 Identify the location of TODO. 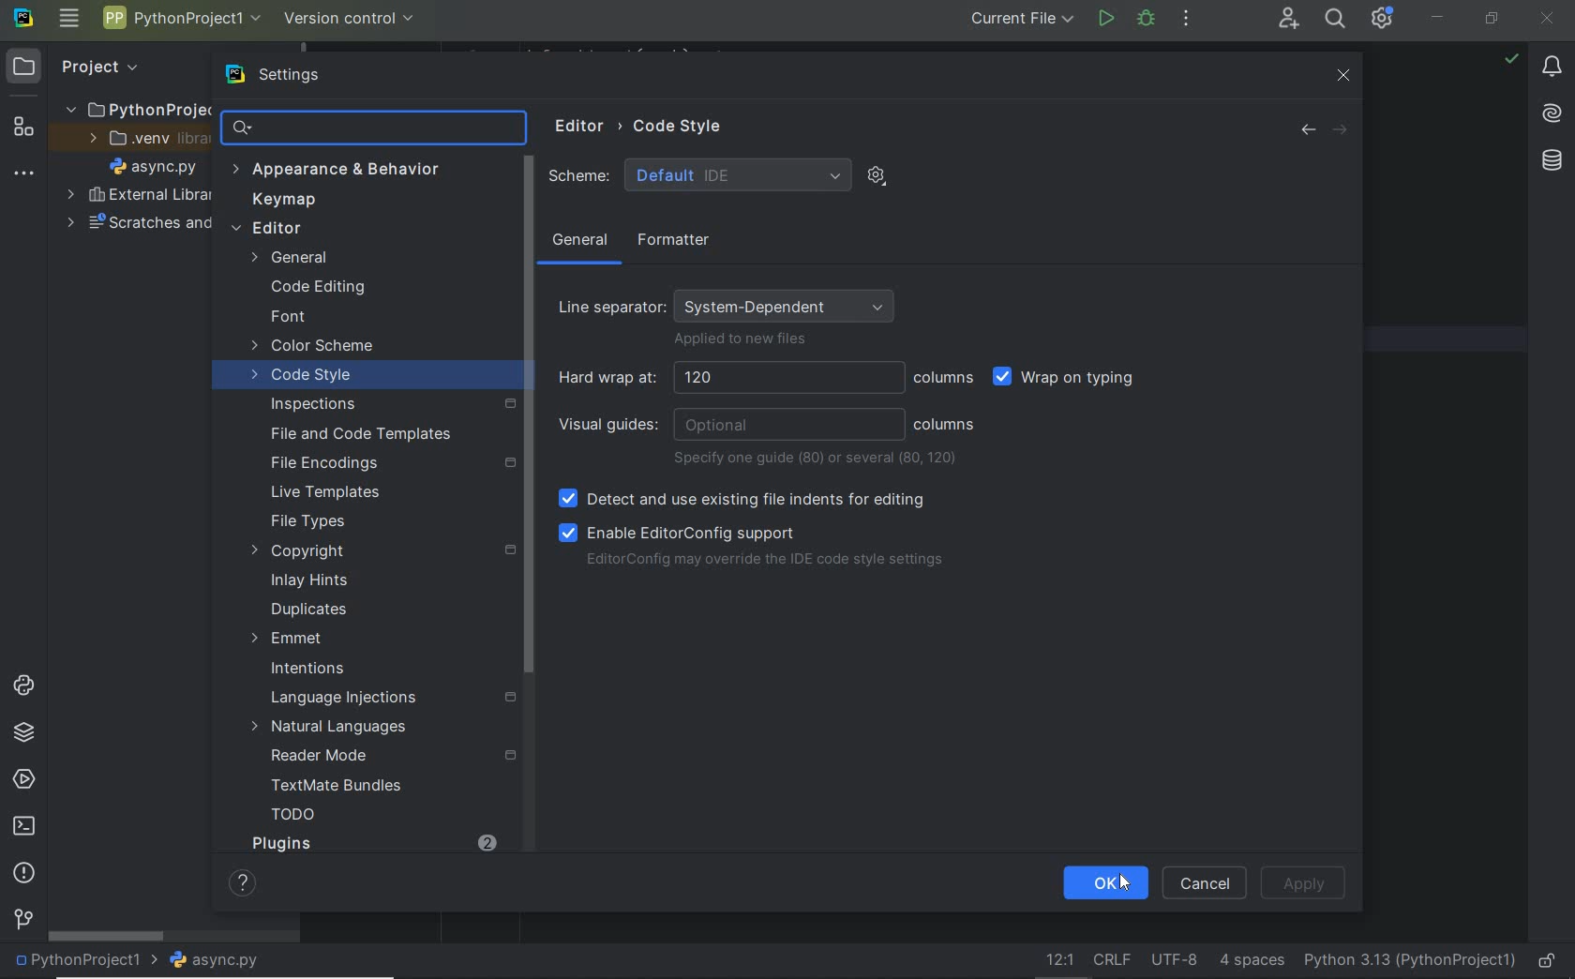
(293, 818).